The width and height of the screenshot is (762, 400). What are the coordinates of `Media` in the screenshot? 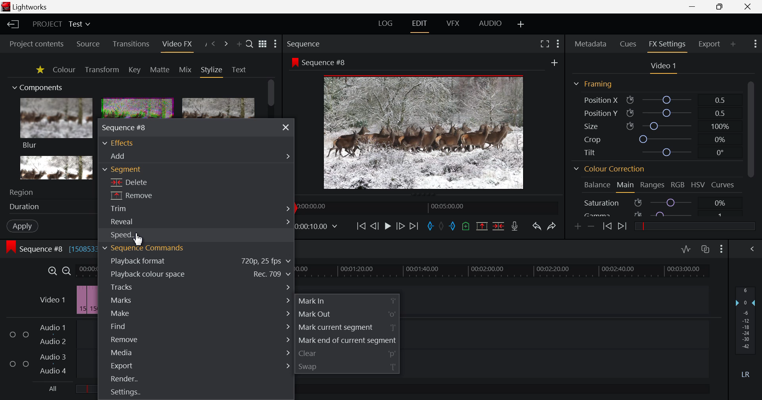 It's located at (196, 352).